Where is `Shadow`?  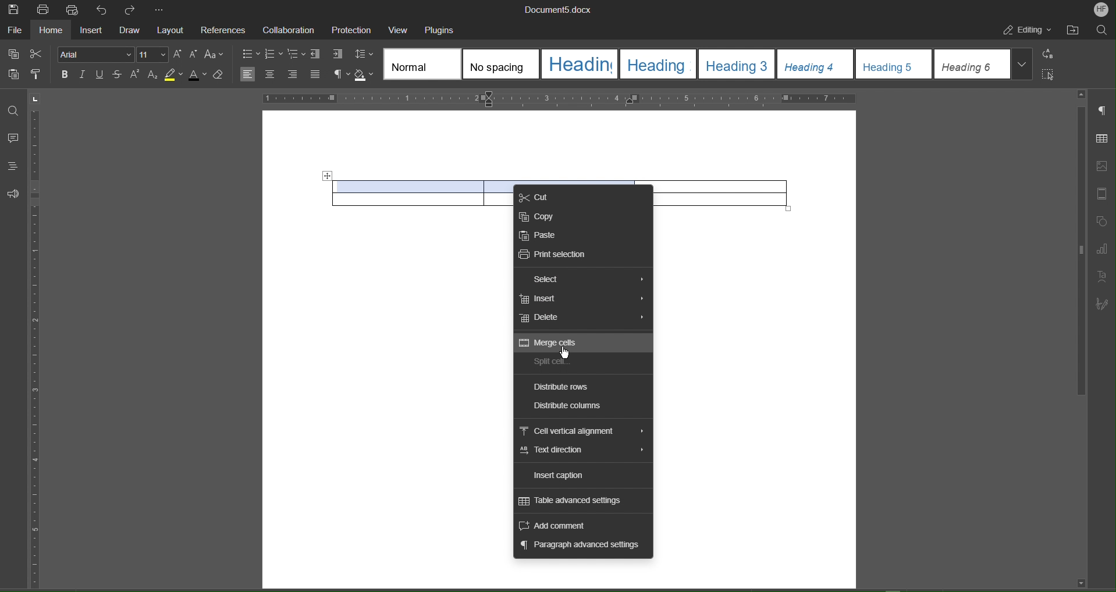
Shadow is located at coordinates (366, 75).